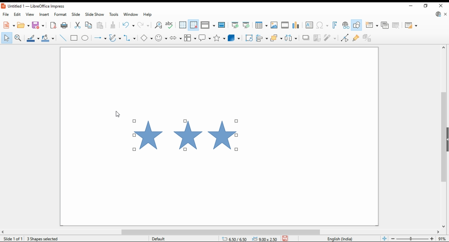 Image resolution: width=449 pixels, height=242 pixels. Describe the element at coordinates (75, 14) in the screenshot. I see `slide` at that location.